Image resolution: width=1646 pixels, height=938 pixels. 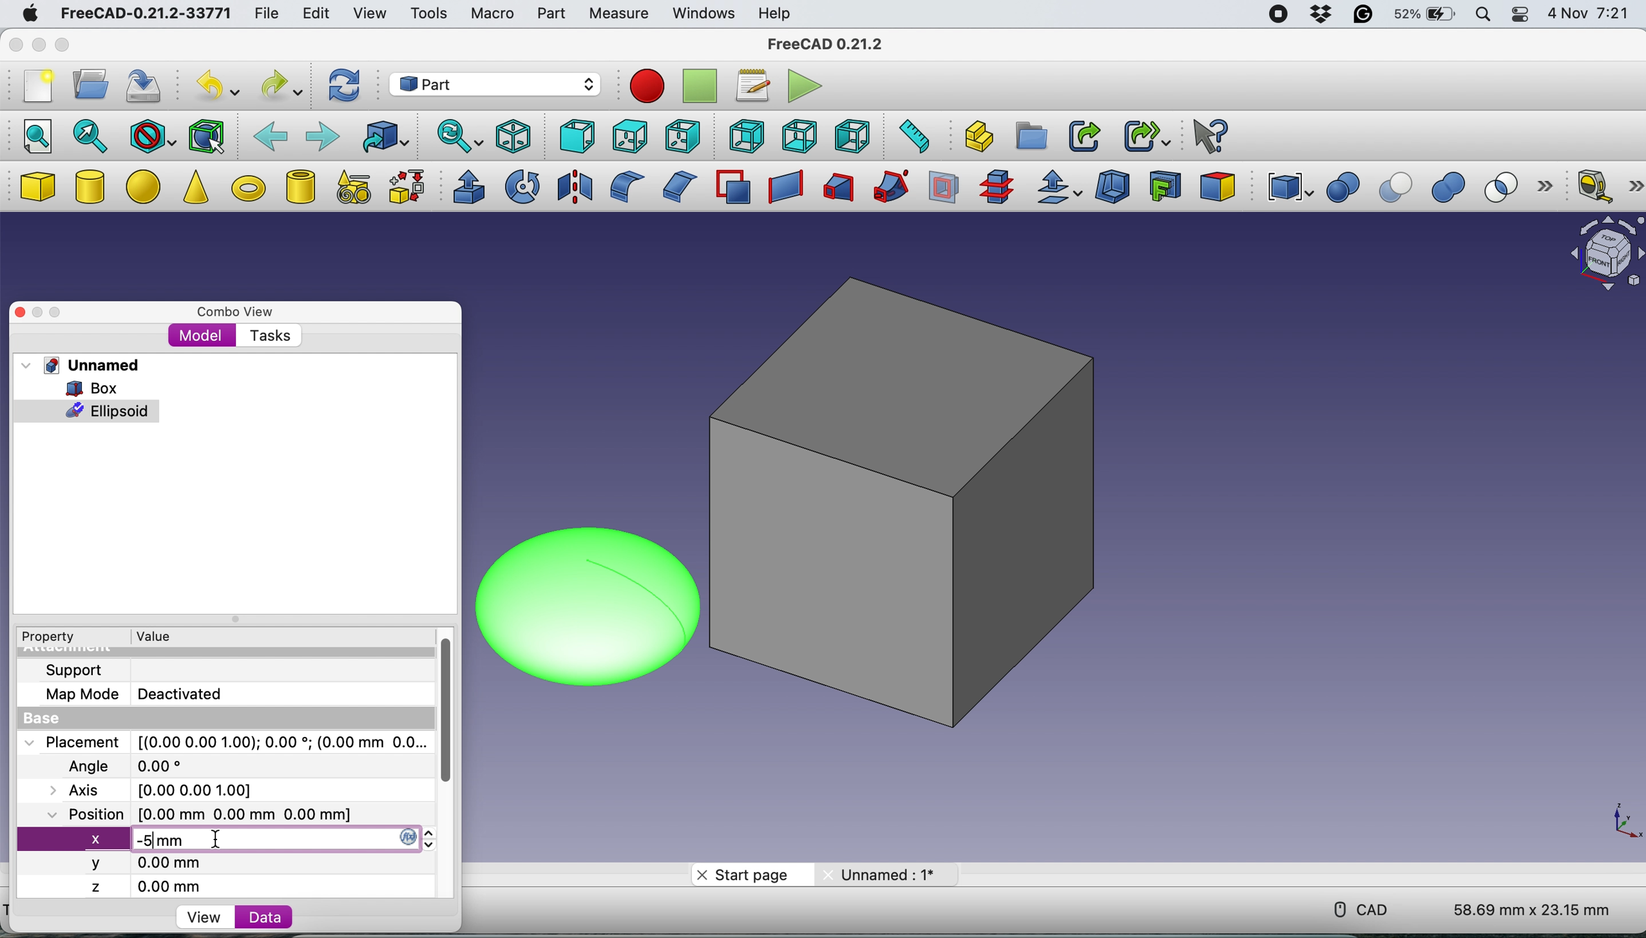 I want to click on create part, so click(x=975, y=137).